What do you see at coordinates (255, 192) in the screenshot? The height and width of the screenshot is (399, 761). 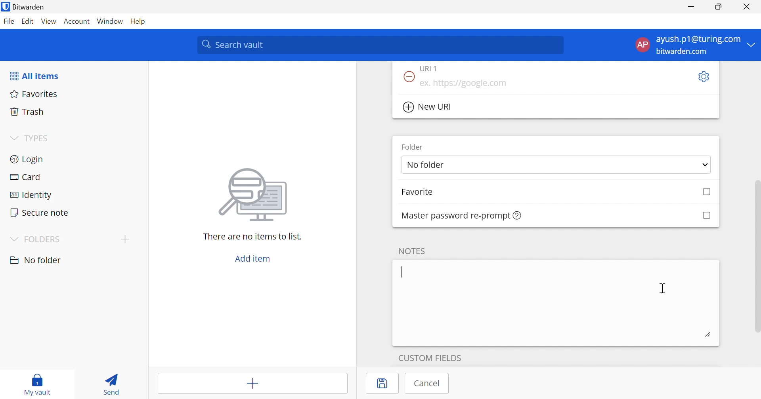 I see `image` at bounding box center [255, 192].